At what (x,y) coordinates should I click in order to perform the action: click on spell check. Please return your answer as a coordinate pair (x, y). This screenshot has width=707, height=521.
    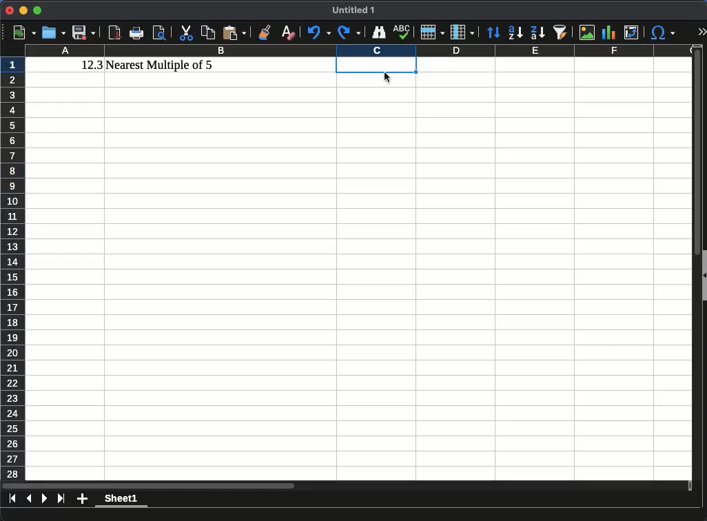
    Looking at the image, I should click on (402, 31).